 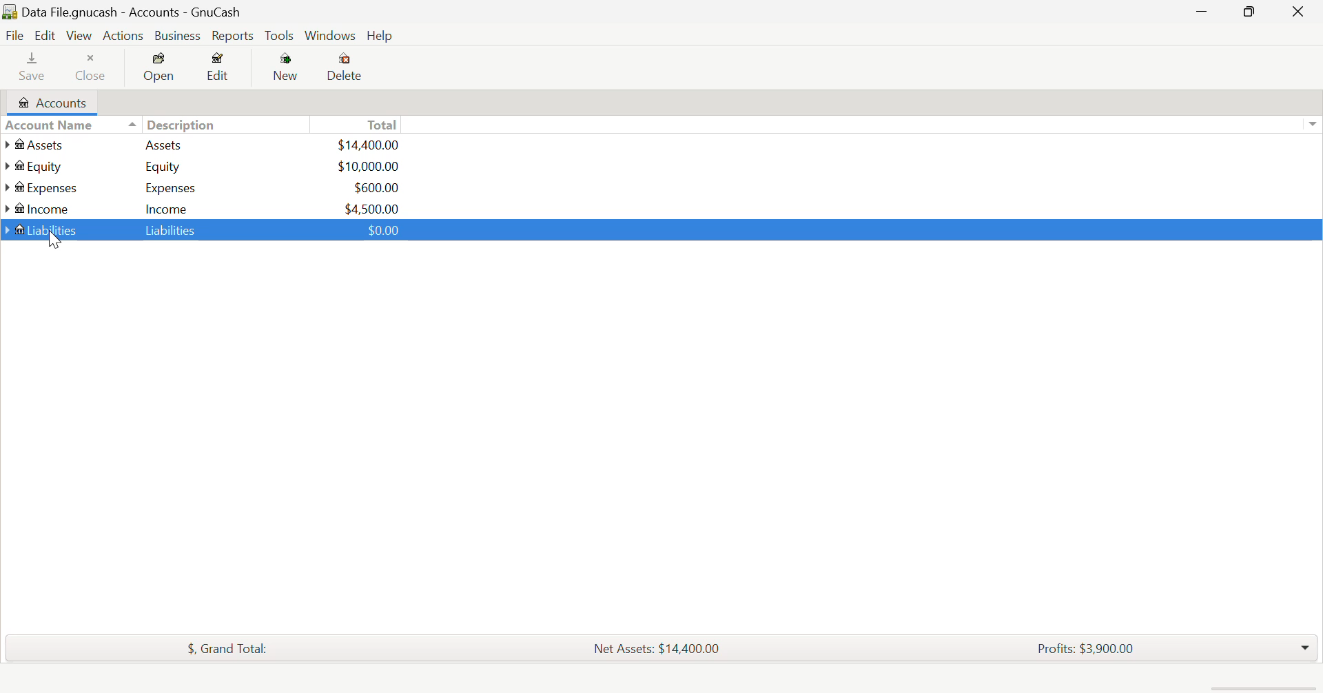 What do you see at coordinates (13, 36) in the screenshot?
I see `File` at bounding box center [13, 36].